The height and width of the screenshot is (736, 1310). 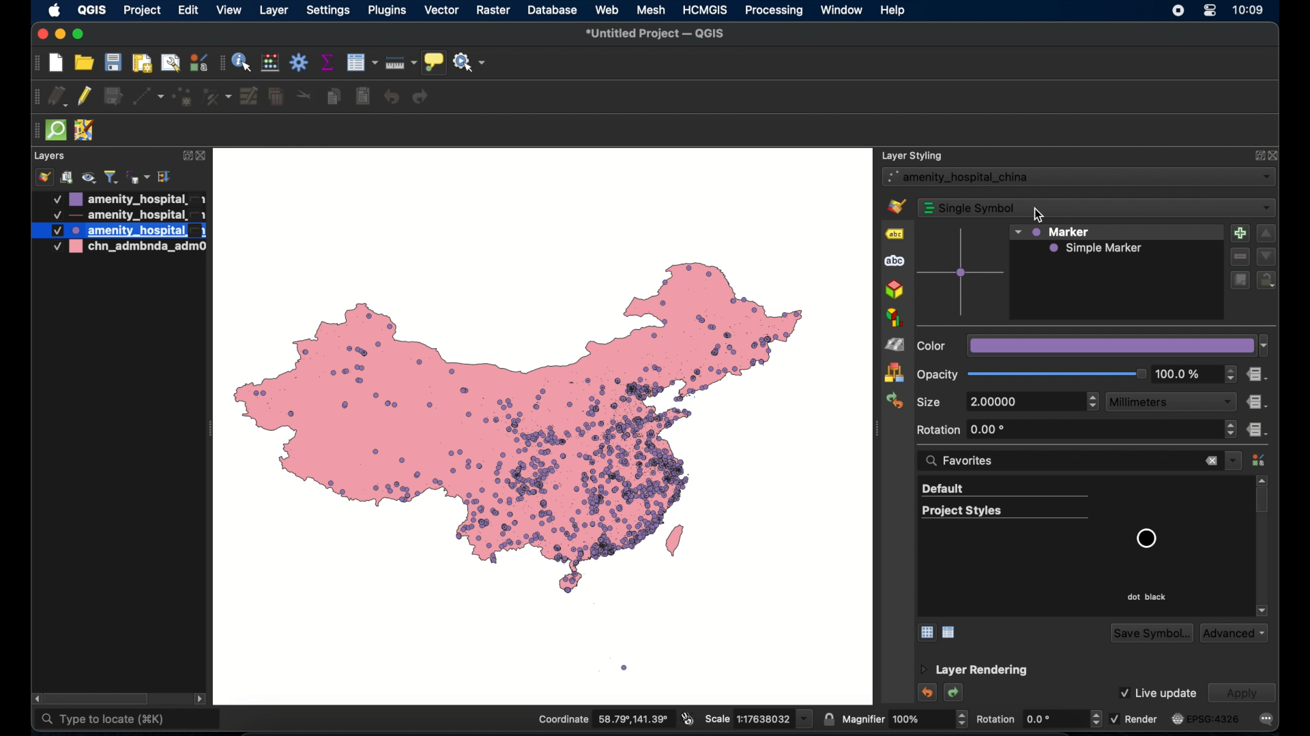 I want to click on data defined override, so click(x=1258, y=430).